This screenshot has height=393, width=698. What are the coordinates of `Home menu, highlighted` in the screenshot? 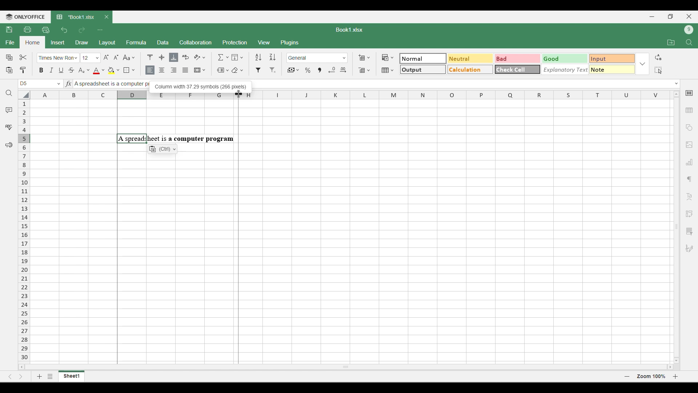 It's located at (32, 43).